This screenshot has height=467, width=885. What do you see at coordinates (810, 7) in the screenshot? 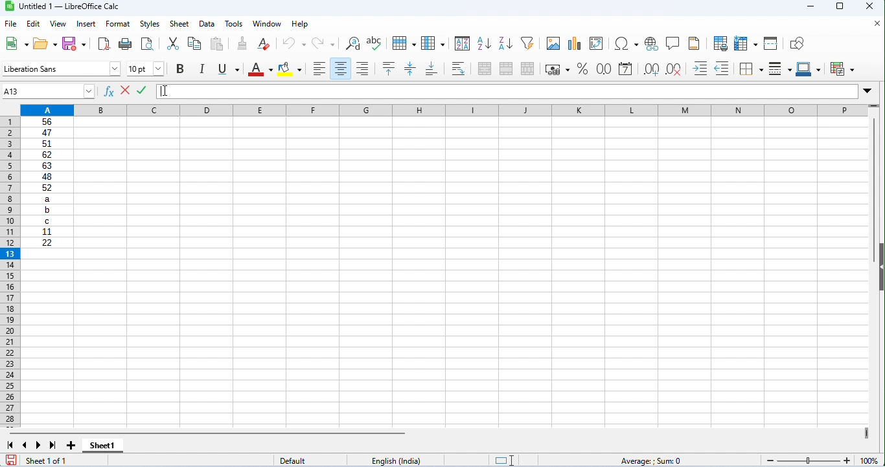
I see `minimize` at bounding box center [810, 7].